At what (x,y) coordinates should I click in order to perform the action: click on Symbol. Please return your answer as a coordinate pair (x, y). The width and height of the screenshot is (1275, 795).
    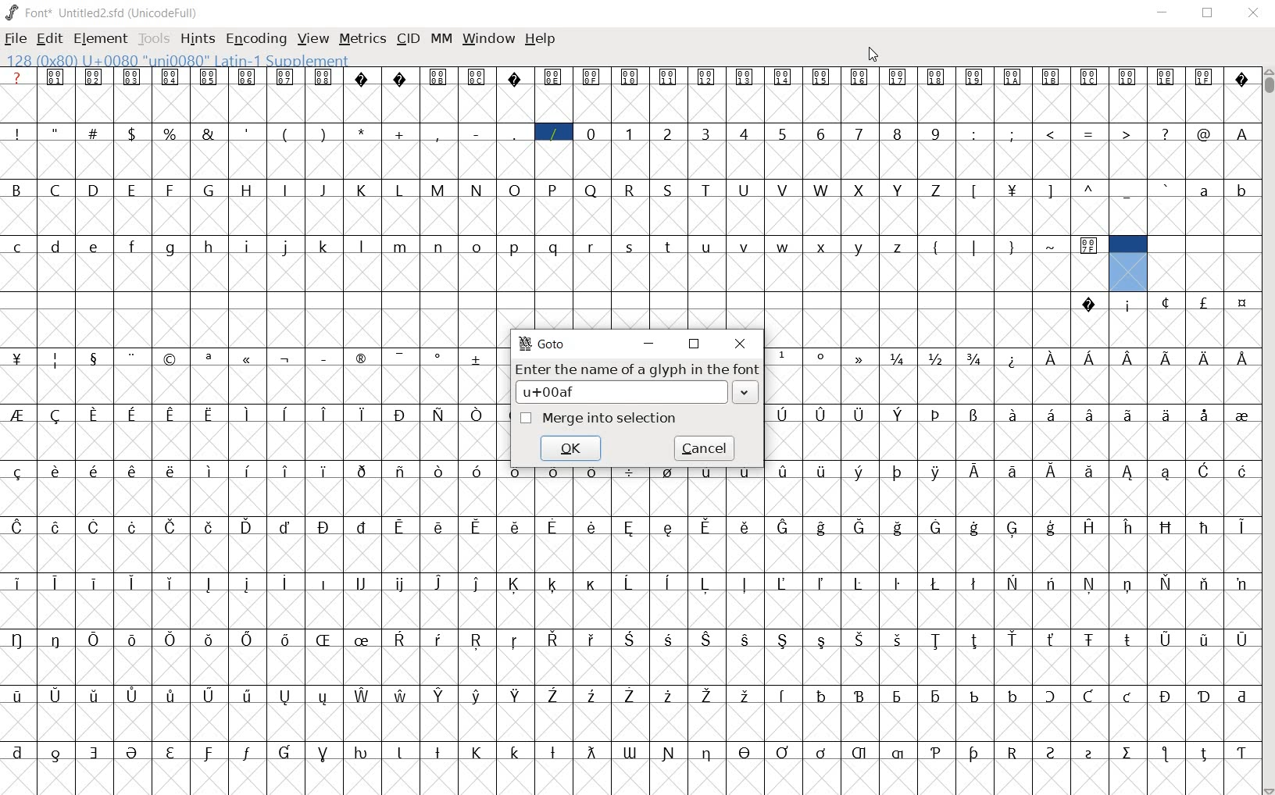
    Looking at the image, I should click on (1127, 304).